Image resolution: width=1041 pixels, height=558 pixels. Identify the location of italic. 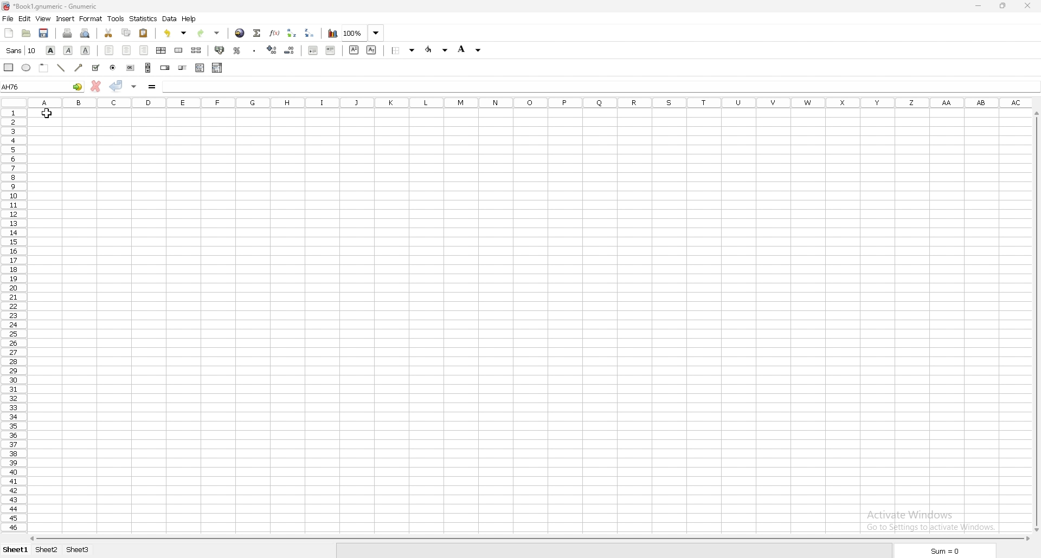
(68, 51).